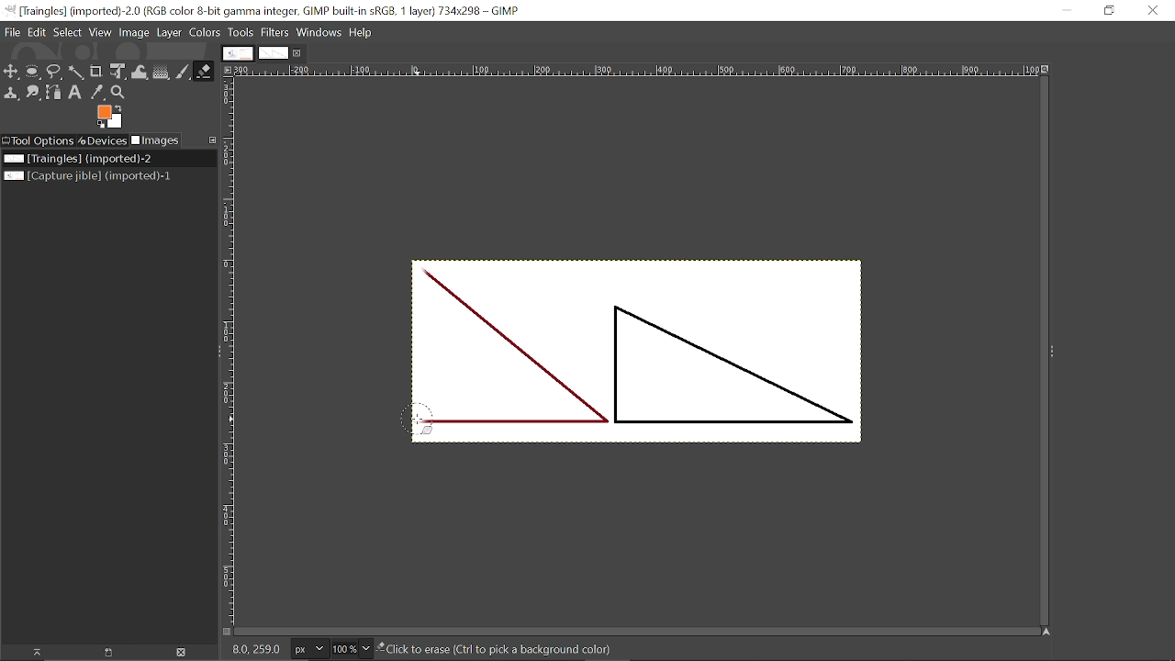  I want to click on Help, so click(362, 32).